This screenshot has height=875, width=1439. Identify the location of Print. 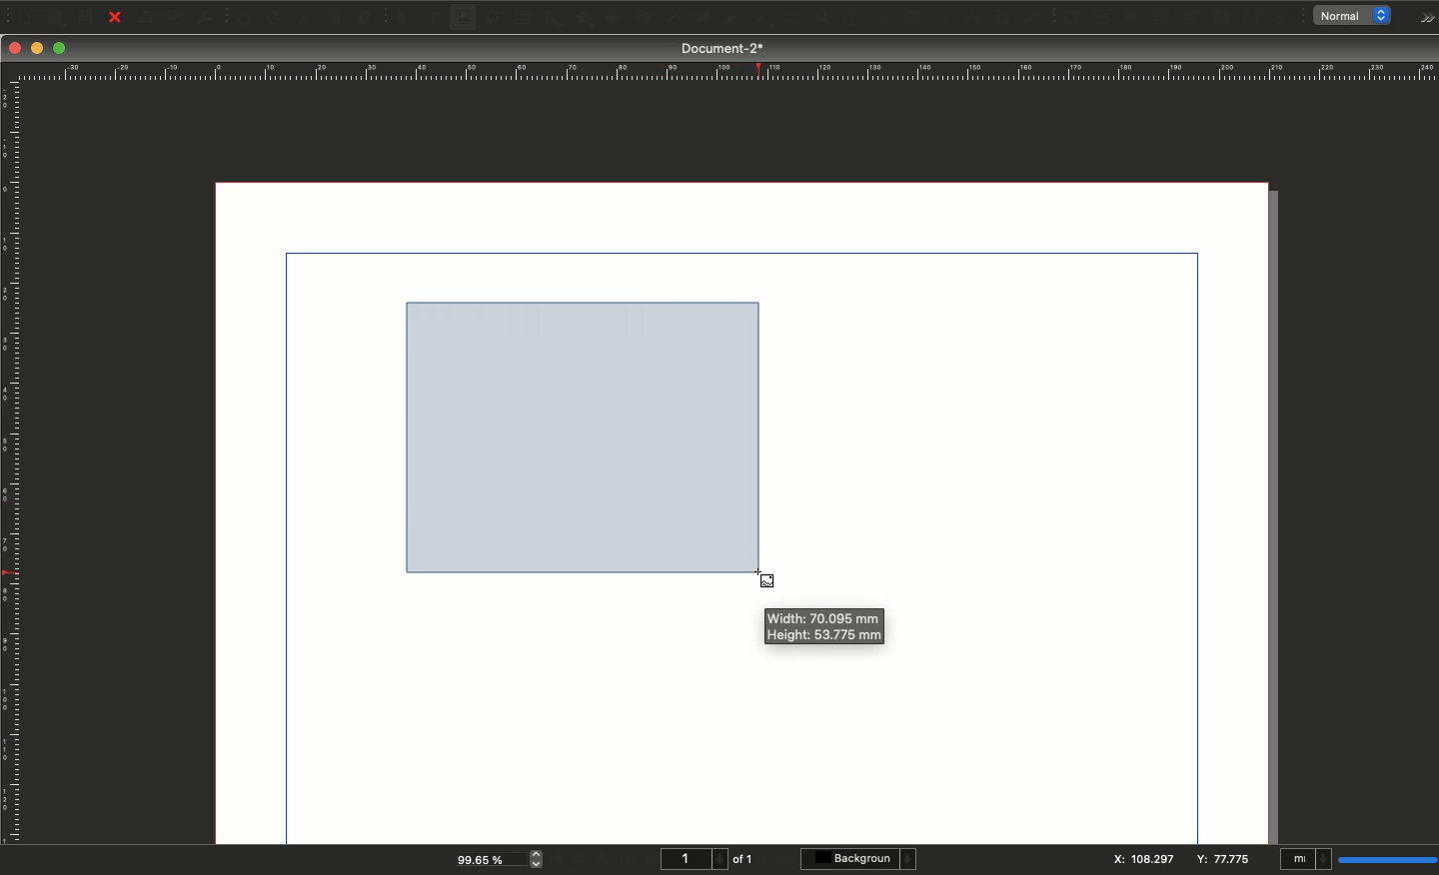
(146, 18).